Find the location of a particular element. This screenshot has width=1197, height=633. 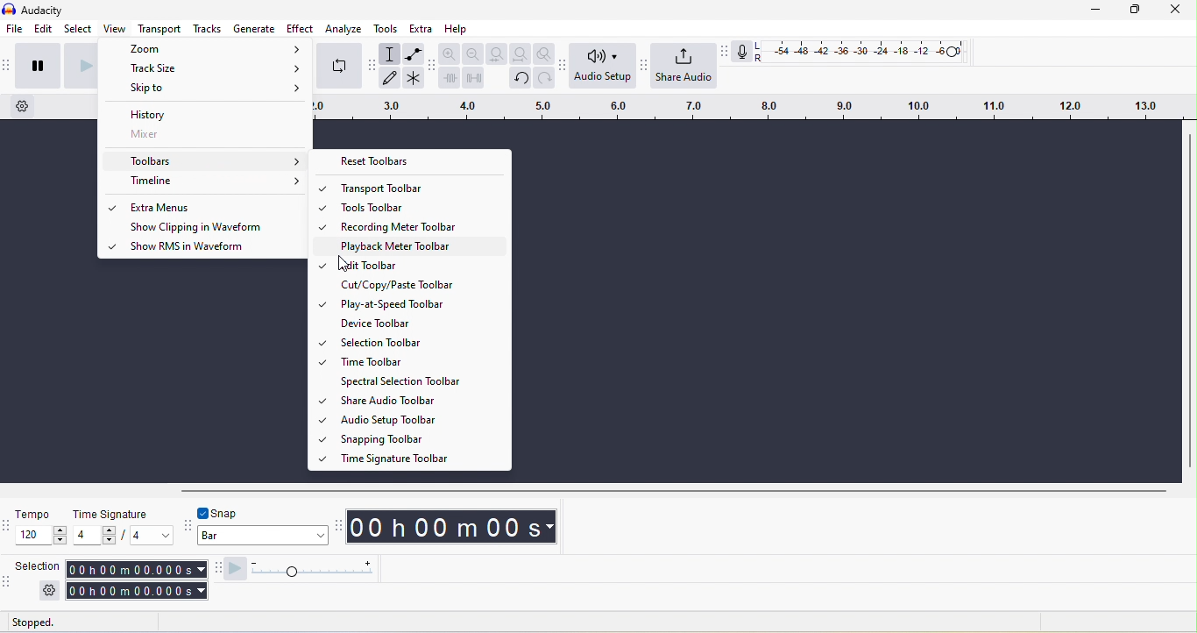

minimize is located at coordinates (1095, 10).